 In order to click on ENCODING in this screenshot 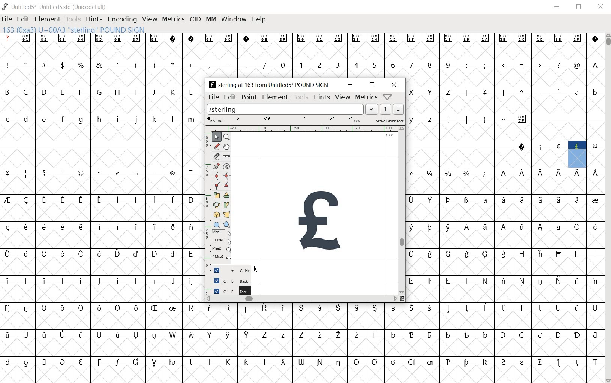, I will do `click(121, 20)`.